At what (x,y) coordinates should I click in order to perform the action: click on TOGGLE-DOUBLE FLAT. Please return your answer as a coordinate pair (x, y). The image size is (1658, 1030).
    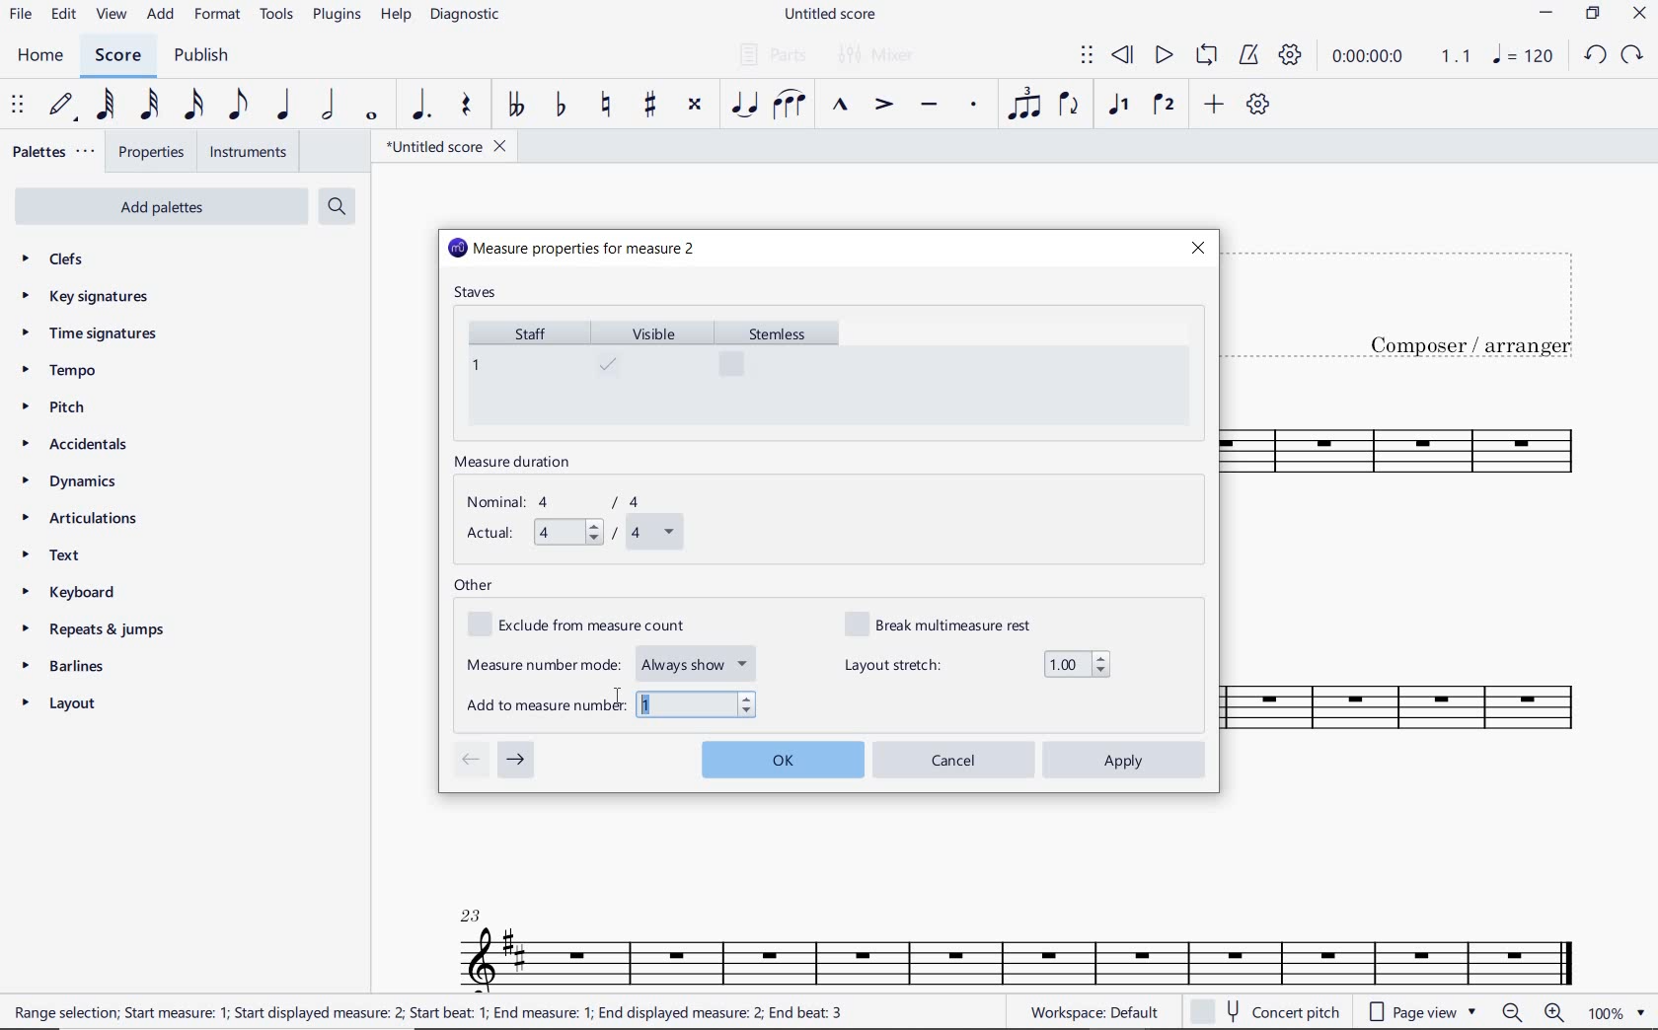
    Looking at the image, I should click on (515, 105).